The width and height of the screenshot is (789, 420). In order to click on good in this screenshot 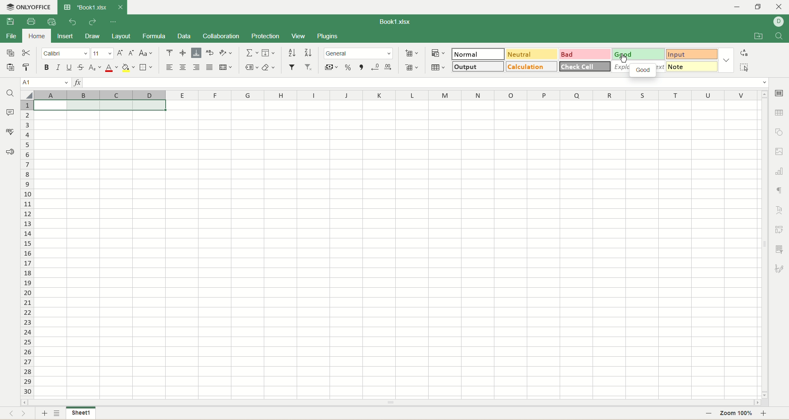, I will do `click(639, 54)`.